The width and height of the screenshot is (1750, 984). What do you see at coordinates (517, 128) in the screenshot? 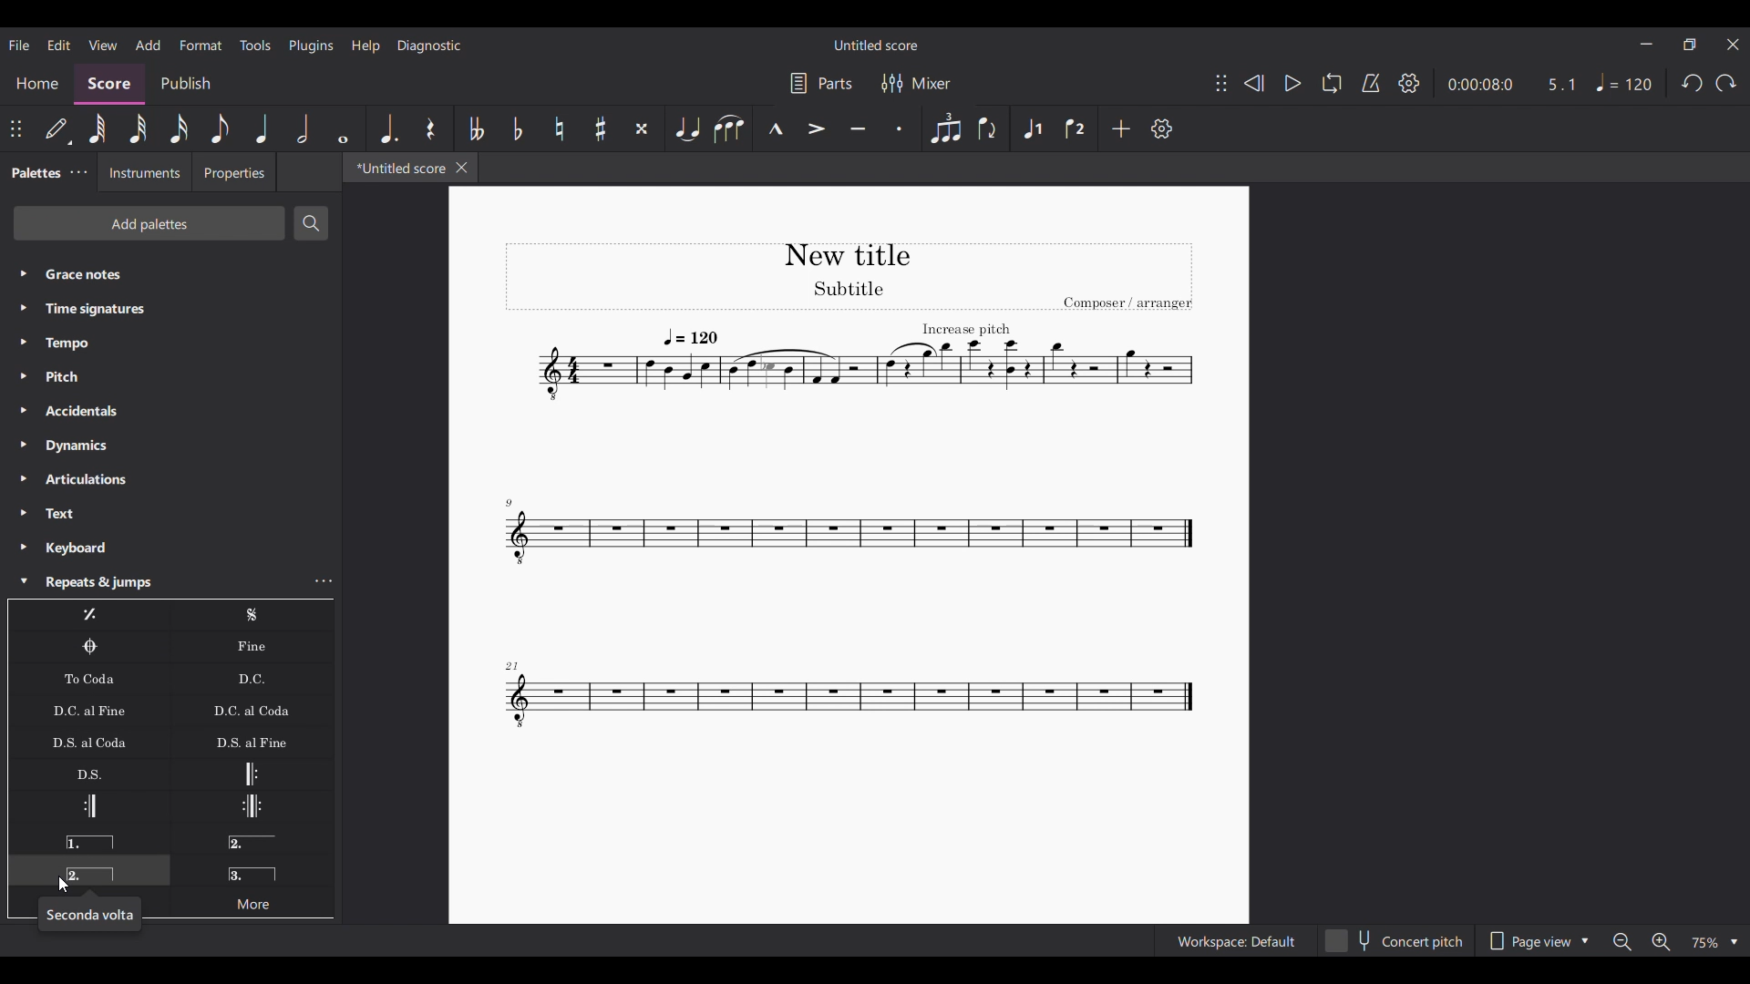
I see `Toggle flat` at bounding box center [517, 128].